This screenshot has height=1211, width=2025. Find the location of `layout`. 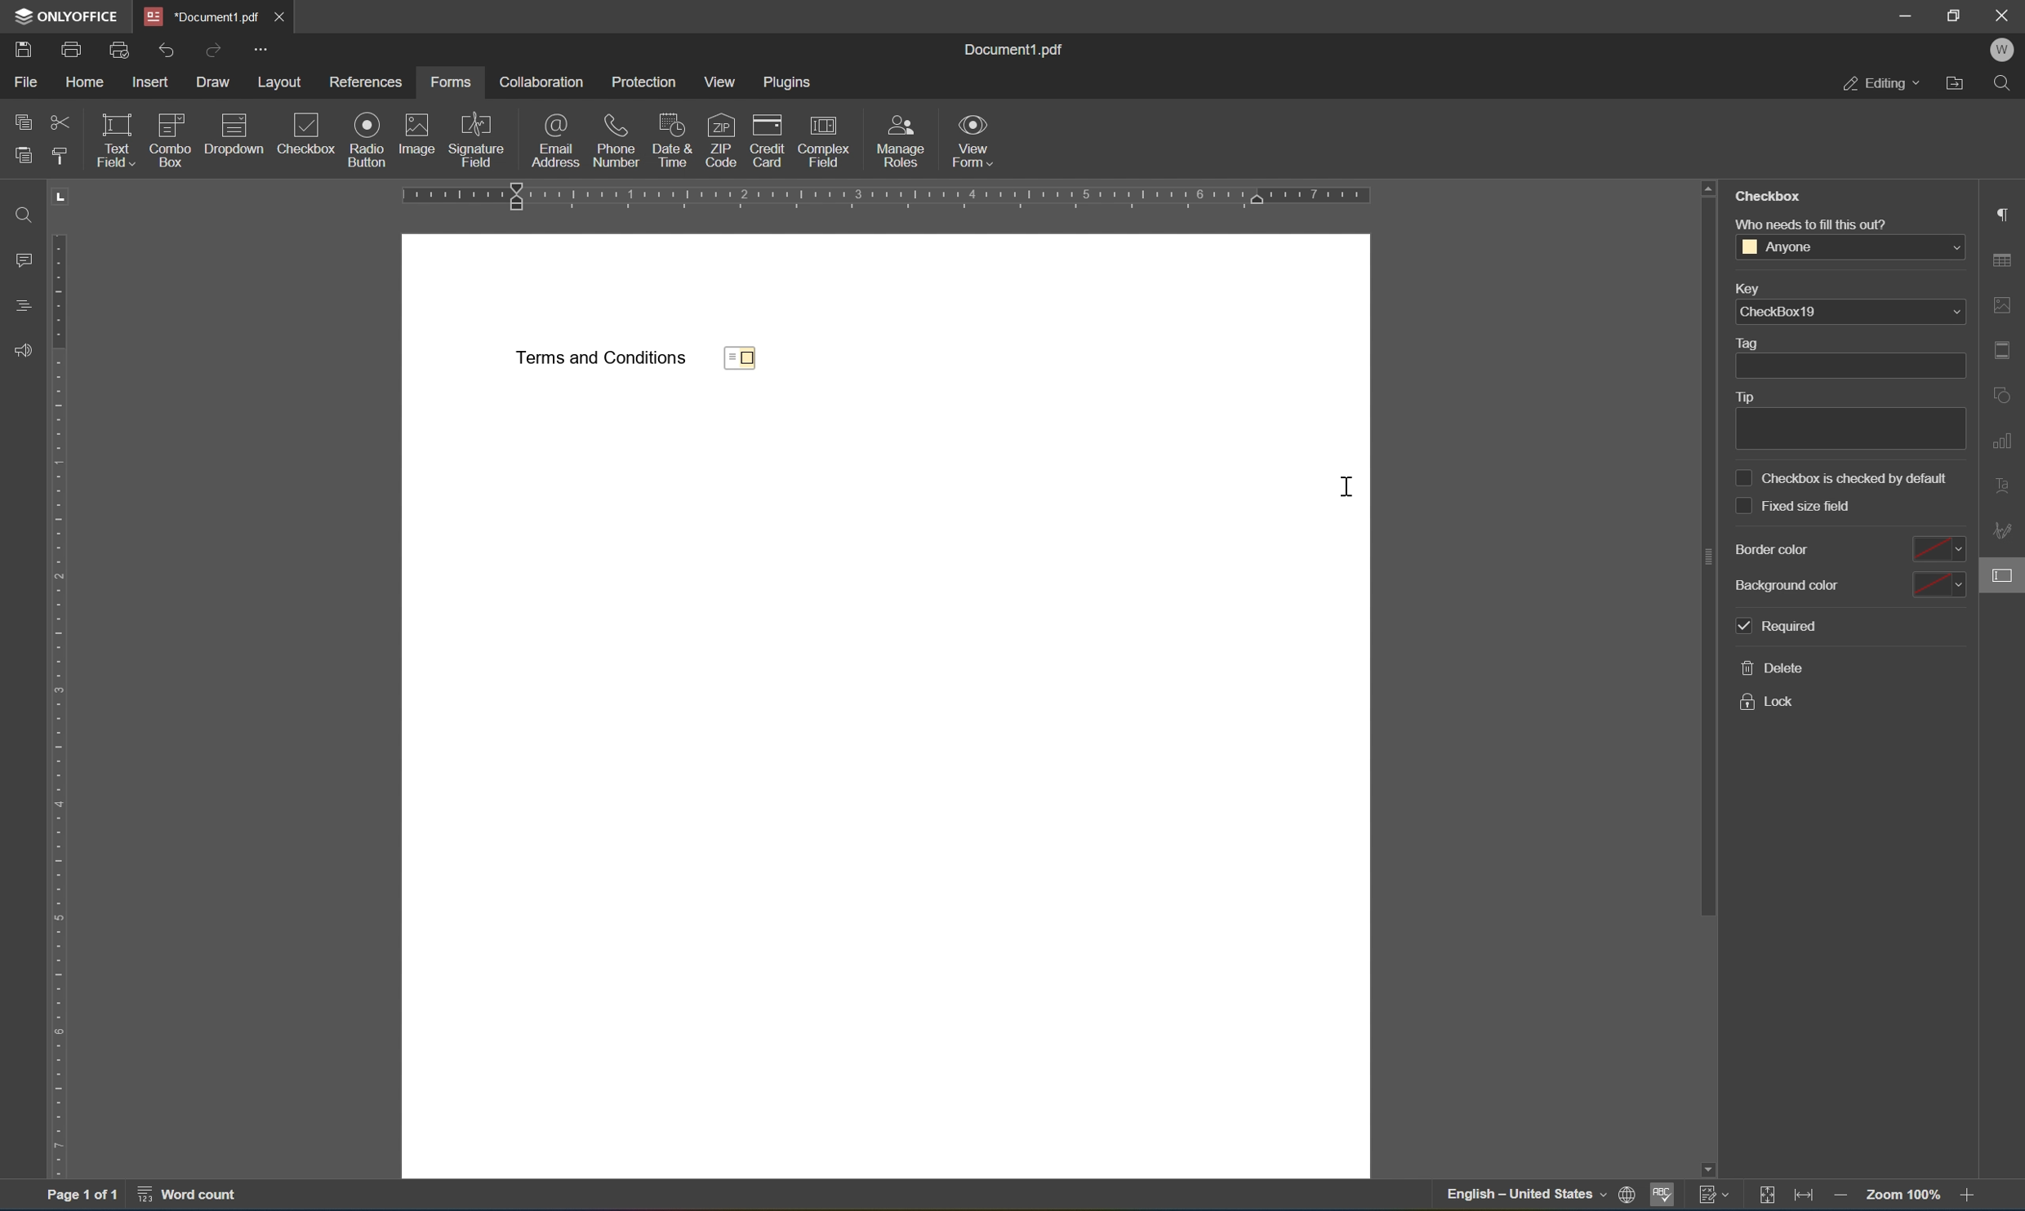

layout is located at coordinates (280, 82).